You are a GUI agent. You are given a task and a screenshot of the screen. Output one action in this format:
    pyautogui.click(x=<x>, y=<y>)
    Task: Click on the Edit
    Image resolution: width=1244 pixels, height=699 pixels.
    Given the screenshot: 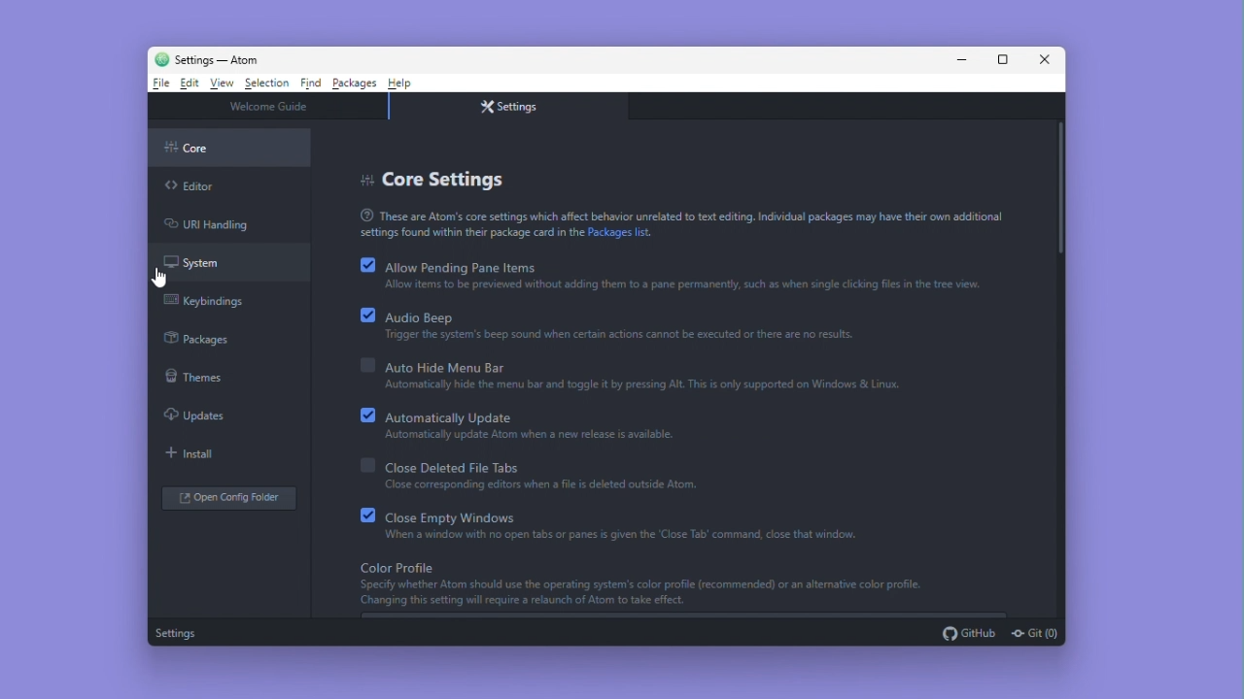 What is the action you would take?
    pyautogui.click(x=190, y=83)
    